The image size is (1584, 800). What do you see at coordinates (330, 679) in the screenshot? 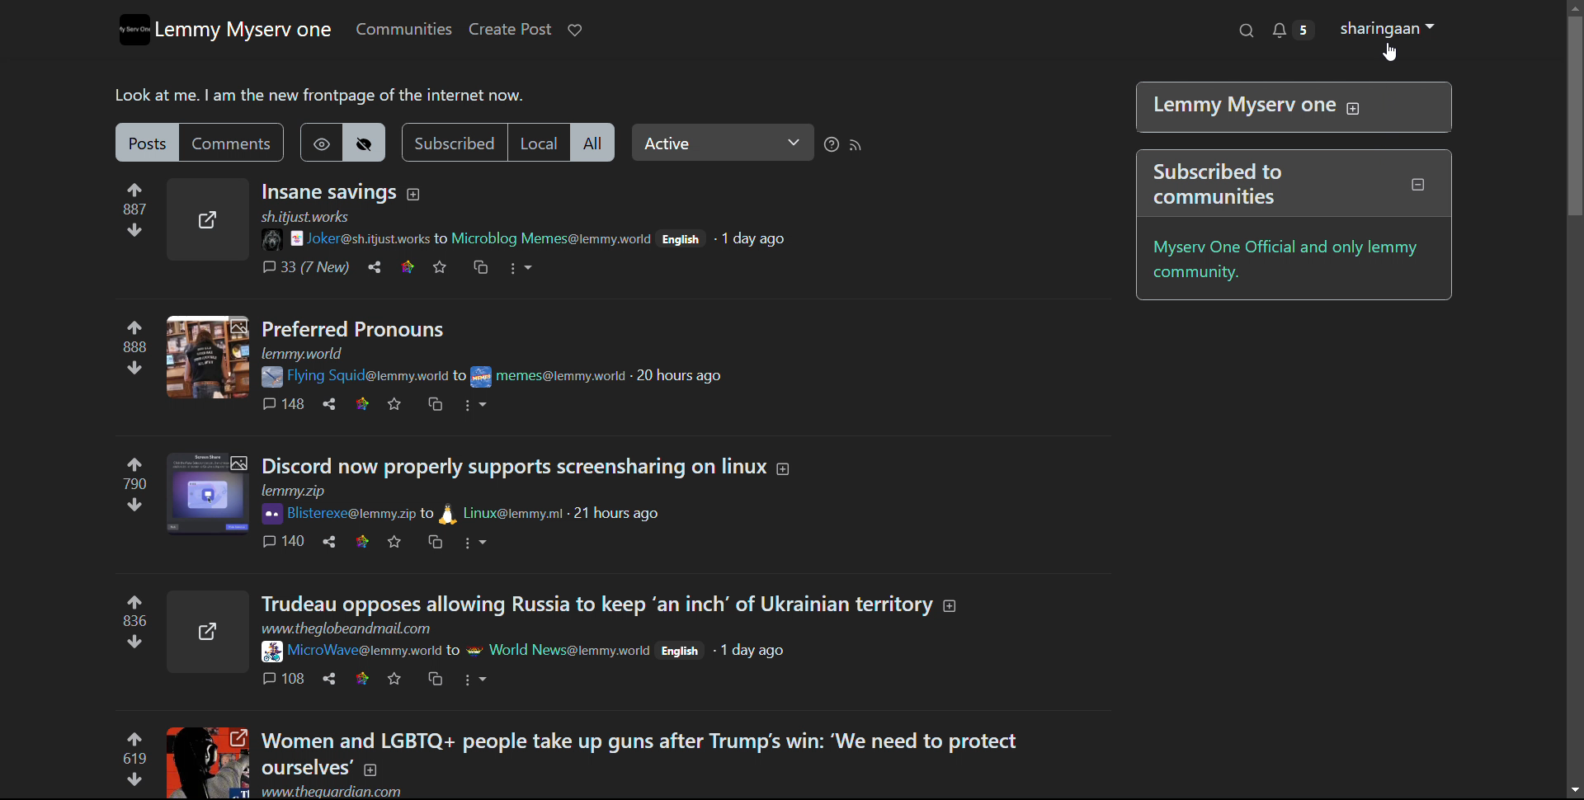
I see `share` at bounding box center [330, 679].